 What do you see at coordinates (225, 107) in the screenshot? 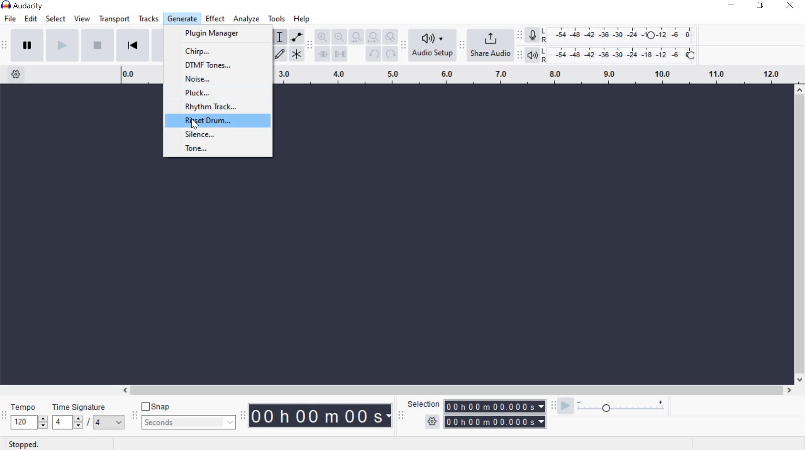
I see `rhythm track` at bounding box center [225, 107].